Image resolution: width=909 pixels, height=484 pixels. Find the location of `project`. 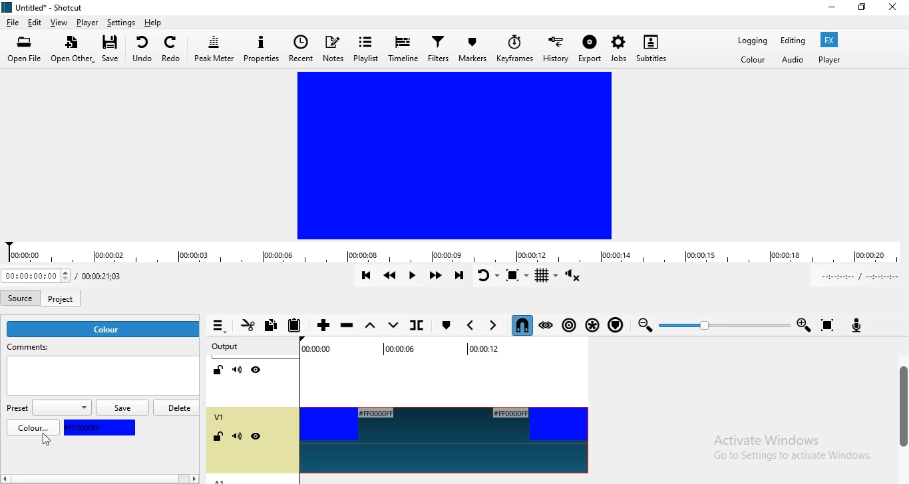

project is located at coordinates (63, 296).